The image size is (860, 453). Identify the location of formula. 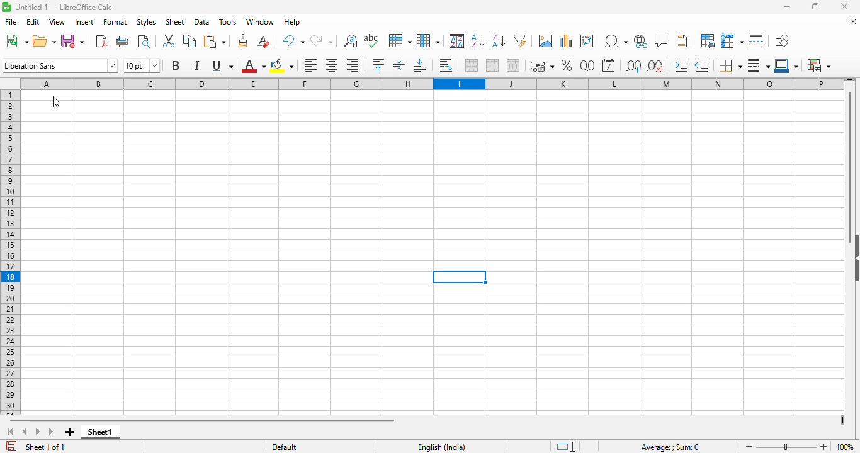
(670, 447).